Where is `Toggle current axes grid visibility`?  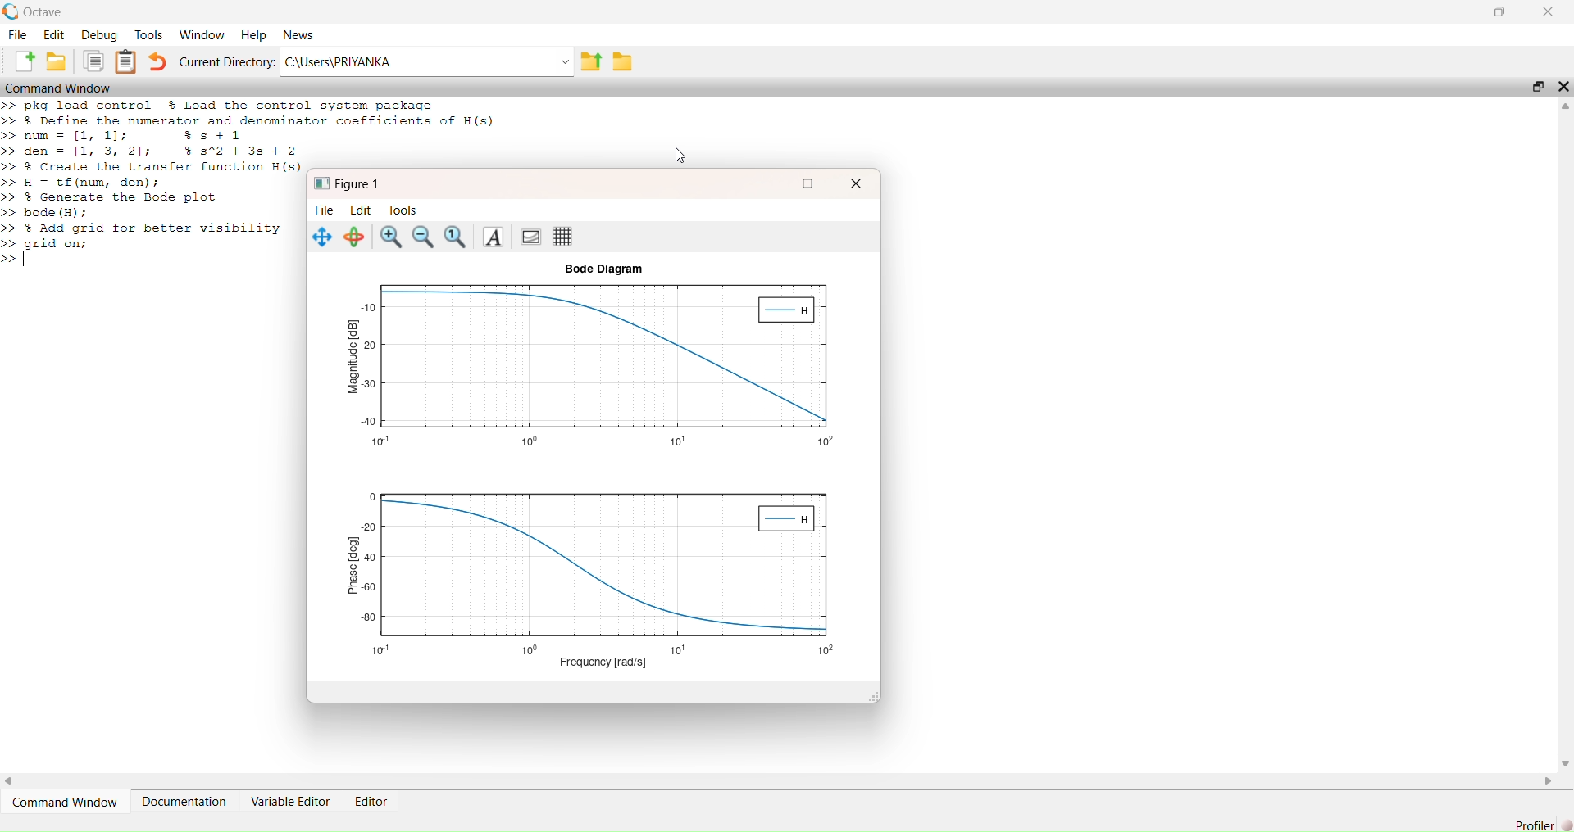
Toggle current axes grid visibility is located at coordinates (563, 237).